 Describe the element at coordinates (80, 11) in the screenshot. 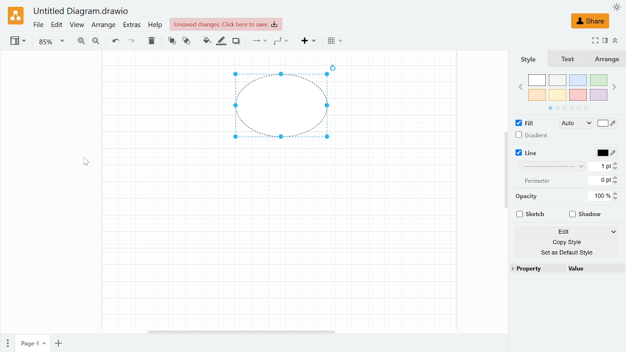

I see `Untitled Diagram.drawio` at that location.